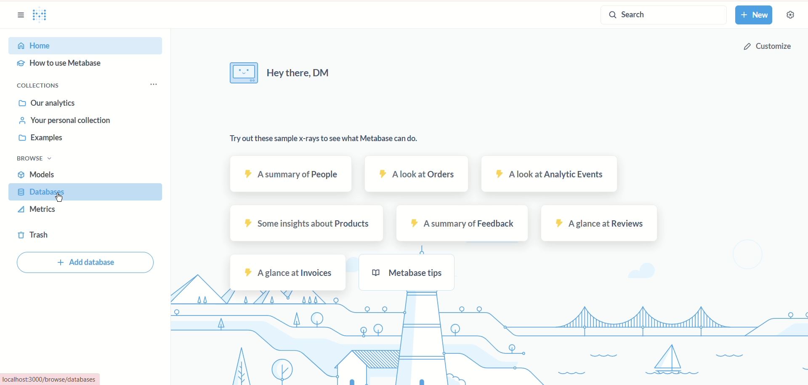  Describe the element at coordinates (42, 139) in the screenshot. I see `examples` at that location.